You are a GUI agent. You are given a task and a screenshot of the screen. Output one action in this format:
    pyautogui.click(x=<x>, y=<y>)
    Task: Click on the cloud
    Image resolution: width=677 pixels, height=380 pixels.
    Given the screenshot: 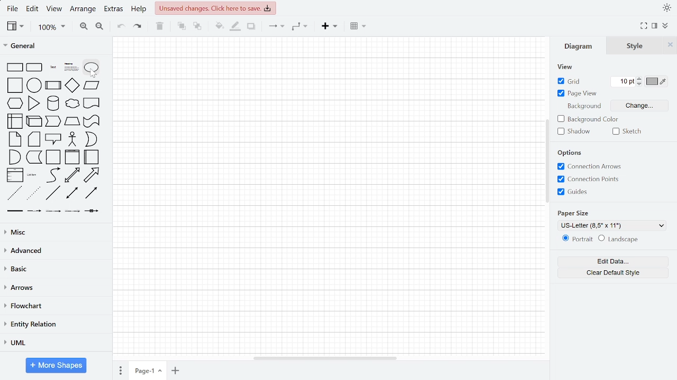 What is the action you would take?
    pyautogui.click(x=72, y=104)
    